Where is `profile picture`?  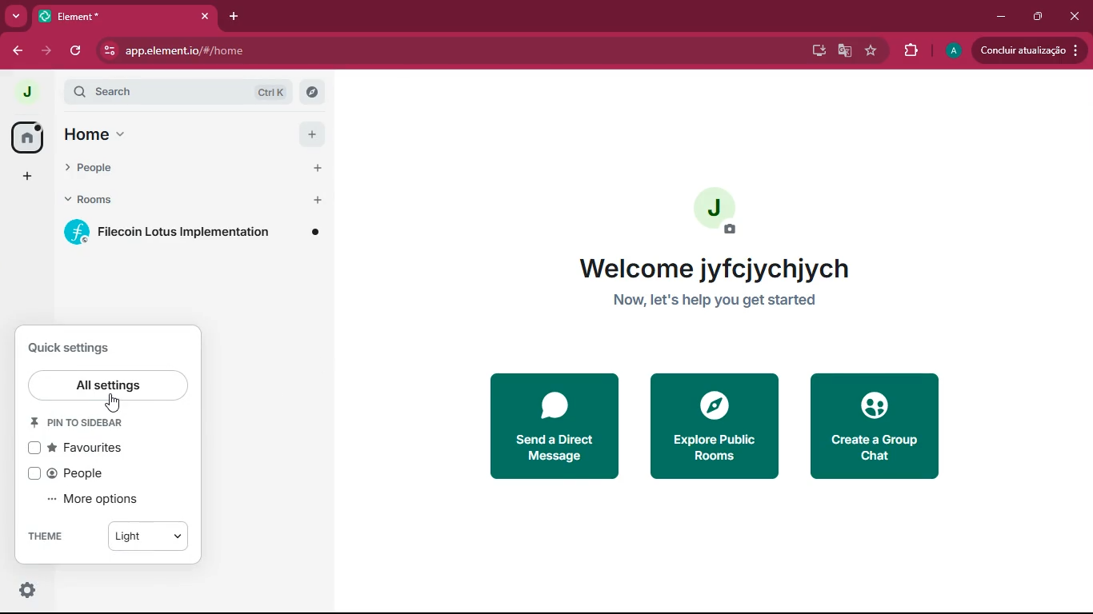 profile picture is located at coordinates (719, 211).